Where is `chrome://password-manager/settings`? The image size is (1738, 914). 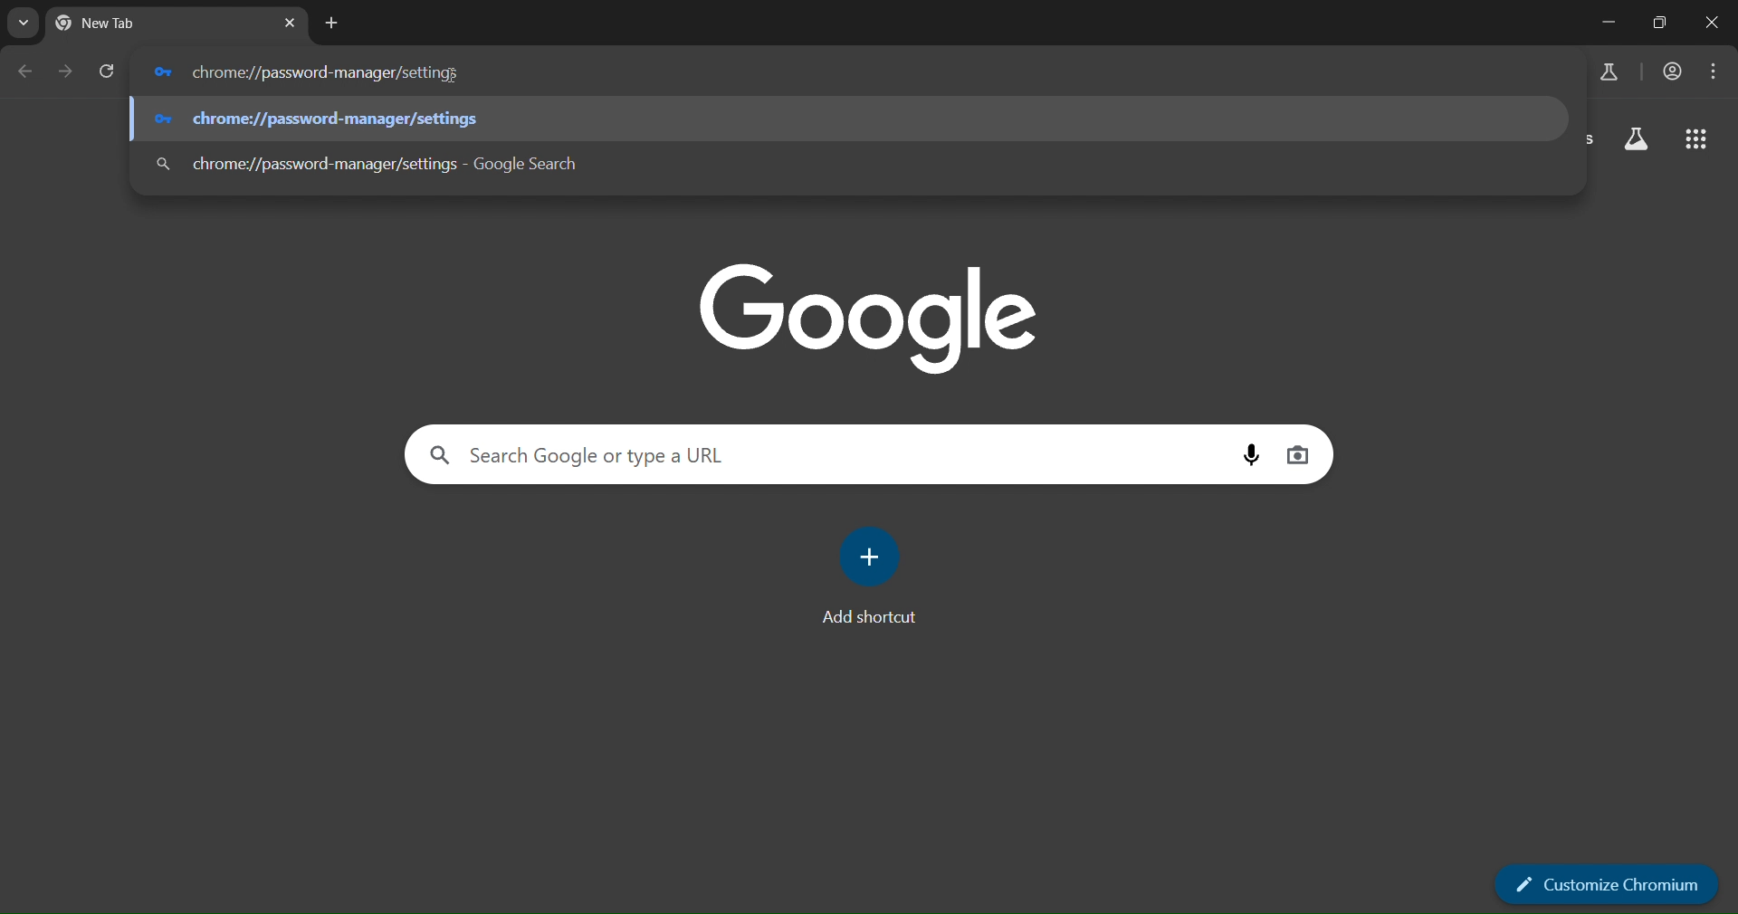 chrome://password-manager/settings is located at coordinates (852, 160).